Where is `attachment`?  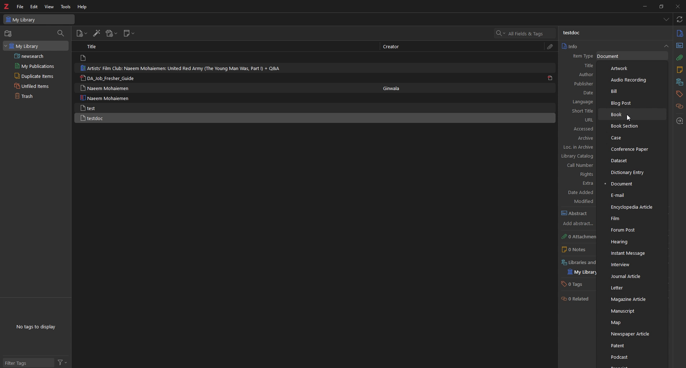 attachment is located at coordinates (680, 58).